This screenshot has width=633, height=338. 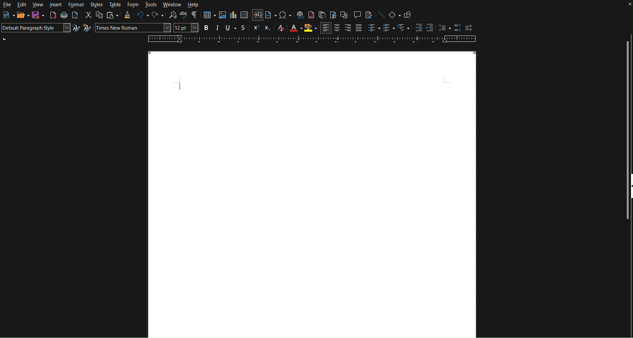 What do you see at coordinates (172, 4) in the screenshot?
I see `Window` at bounding box center [172, 4].